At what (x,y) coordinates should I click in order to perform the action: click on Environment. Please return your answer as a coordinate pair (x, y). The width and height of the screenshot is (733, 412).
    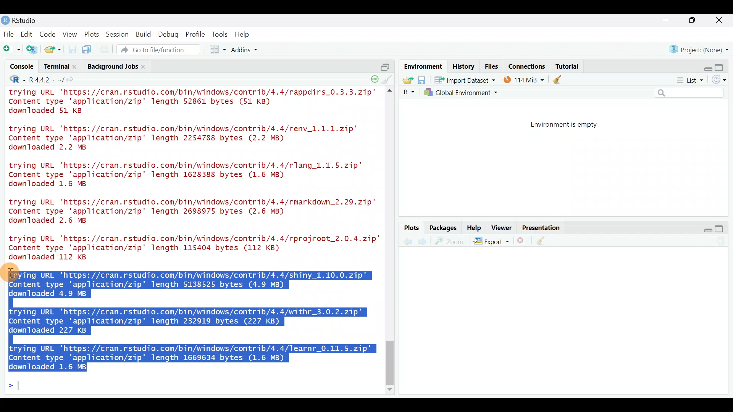
    Looking at the image, I should click on (422, 66).